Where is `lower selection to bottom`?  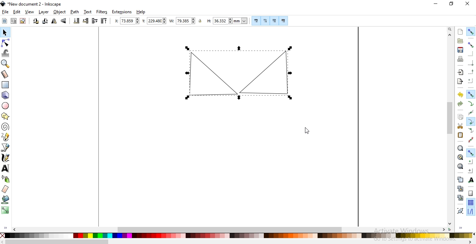 lower selection to bottom is located at coordinates (76, 22).